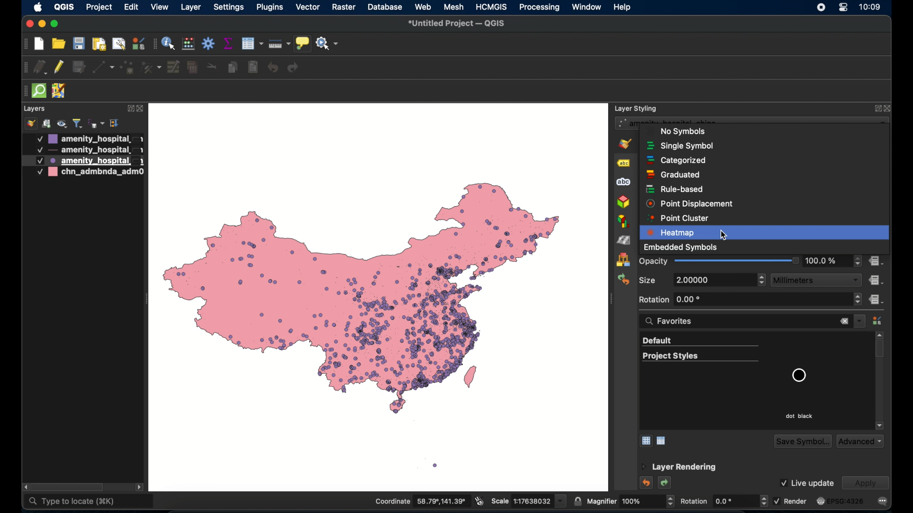  Describe the element at coordinates (586, 7) in the screenshot. I see `window` at that location.